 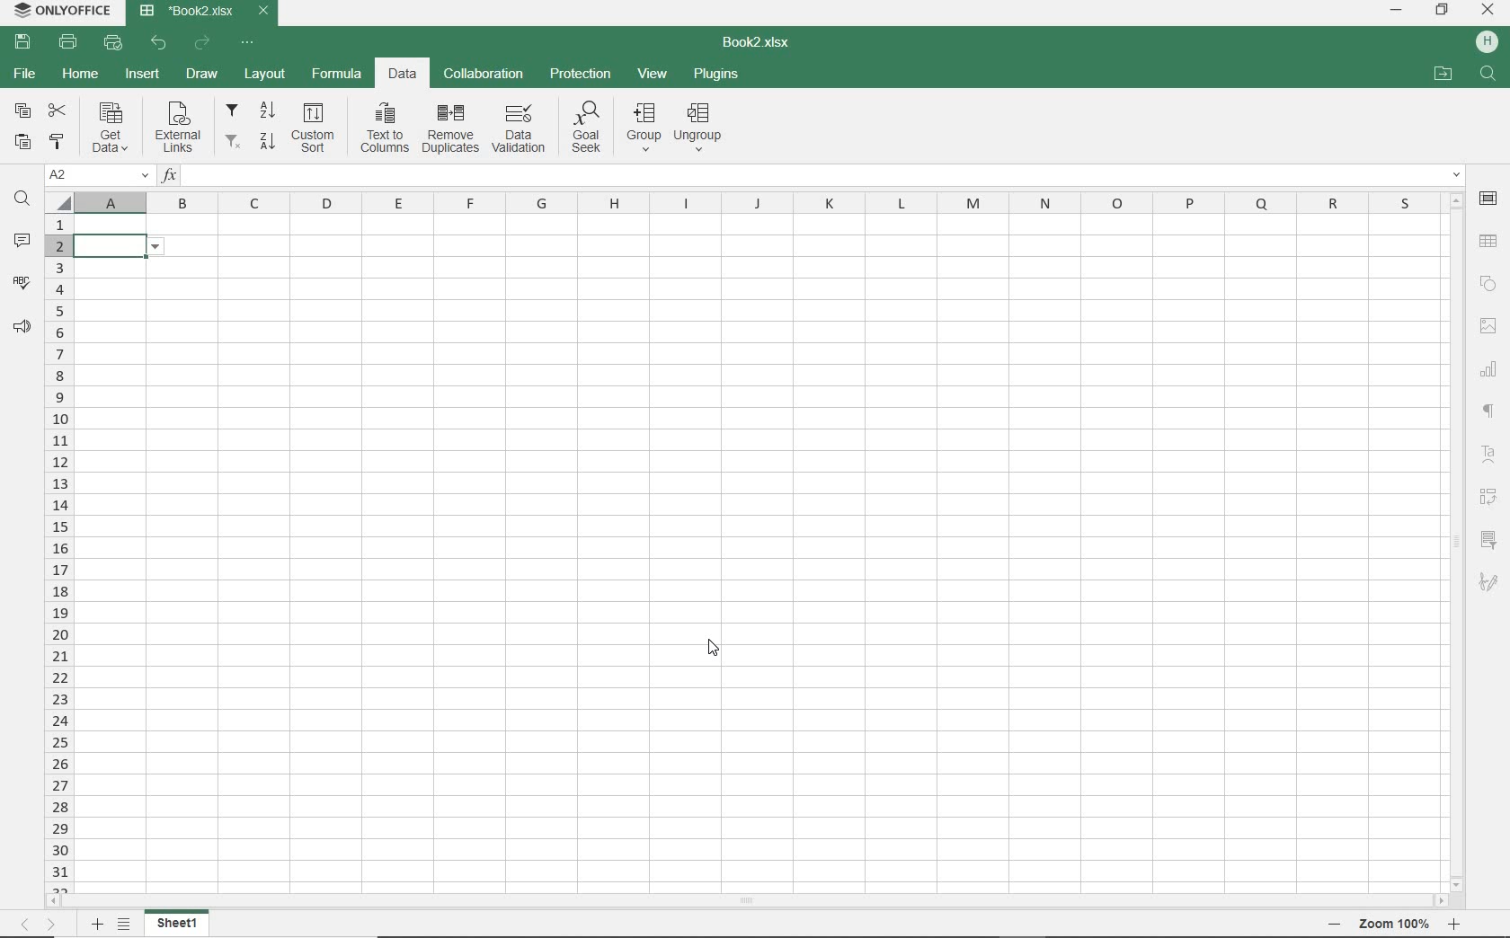 What do you see at coordinates (22, 282) in the screenshot?
I see `SPELL CHECKING` at bounding box center [22, 282].